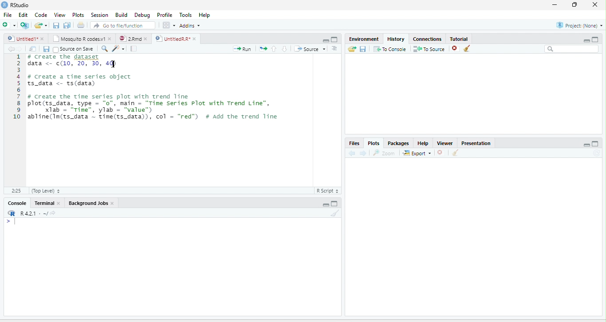  What do you see at coordinates (22, 39) in the screenshot?
I see `Untitled1*` at bounding box center [22, 39].